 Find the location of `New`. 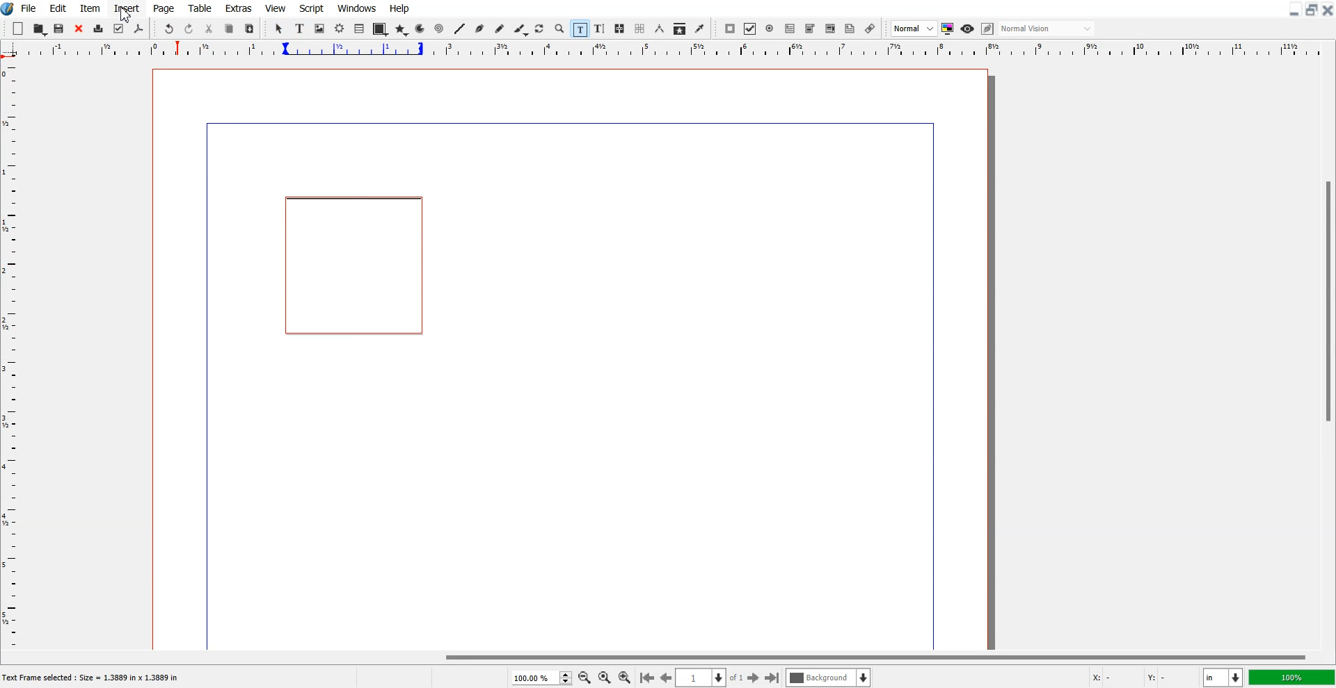

New is located at coordinates (18, 28).